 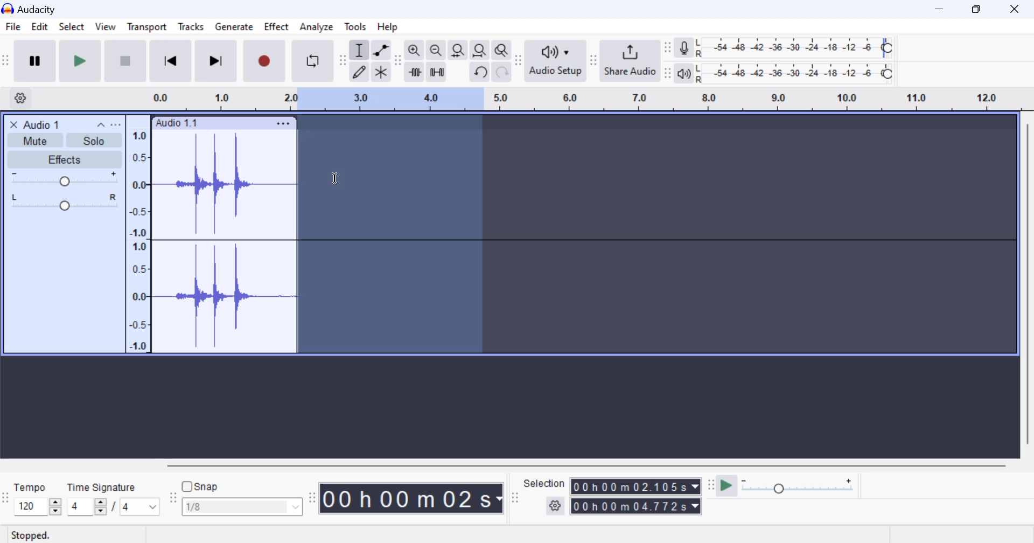 I want to click on Settings, so click(x=22, y=98).